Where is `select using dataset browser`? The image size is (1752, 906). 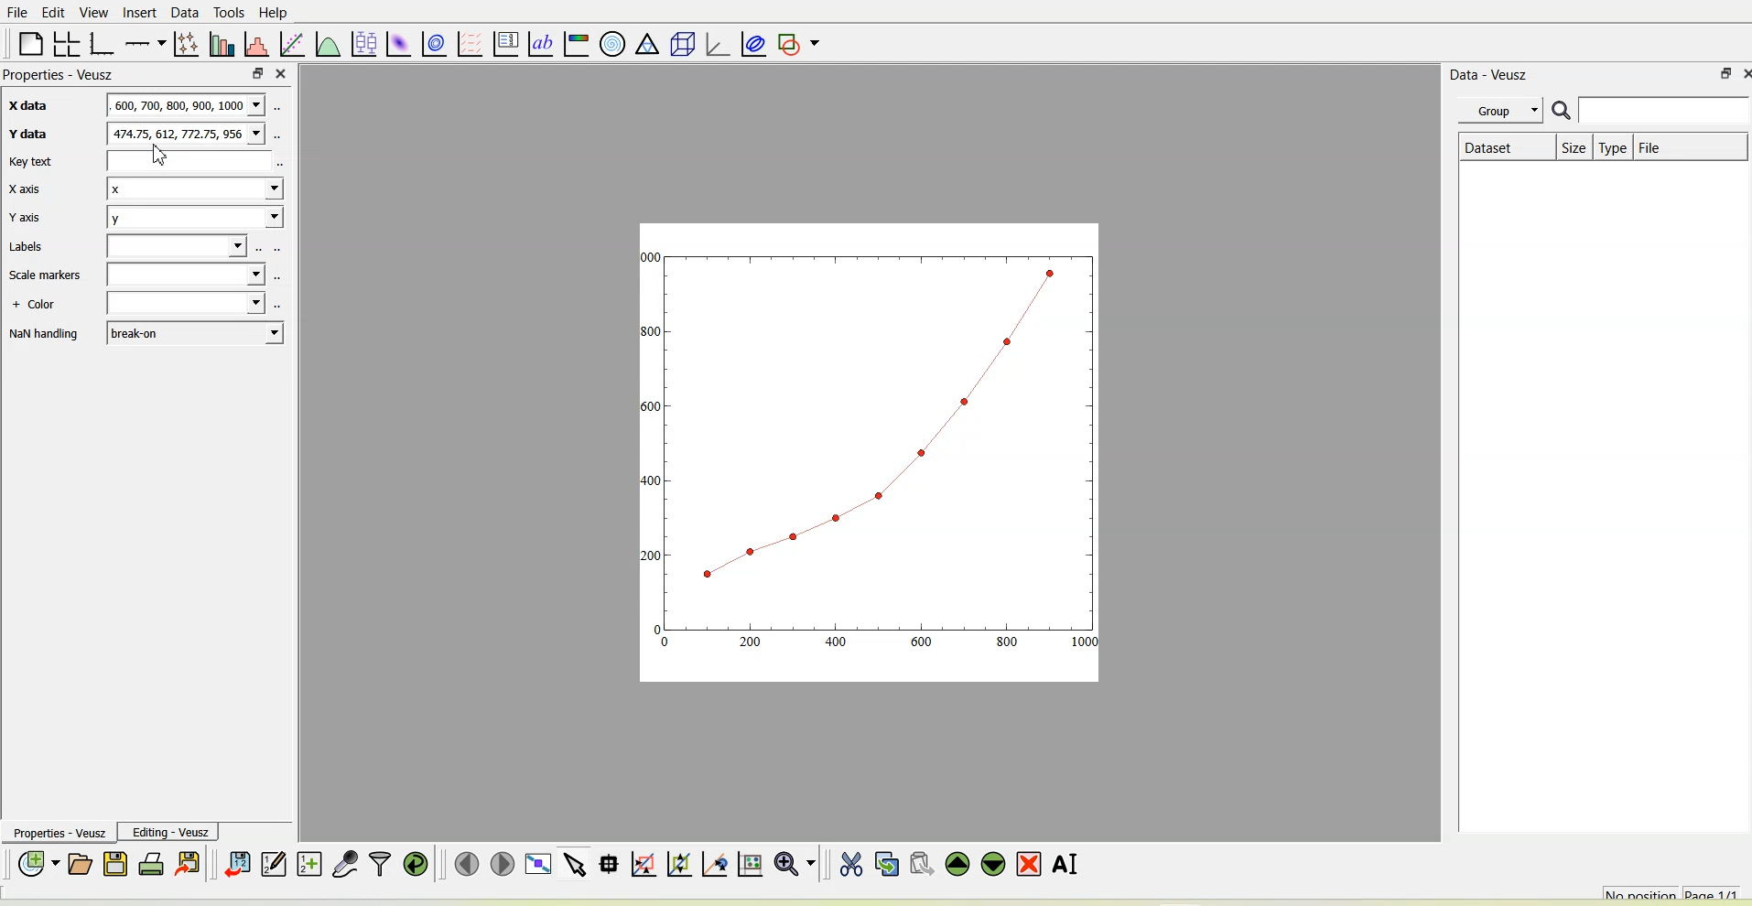
select using dataset browser is located at coordinates (282, 163).